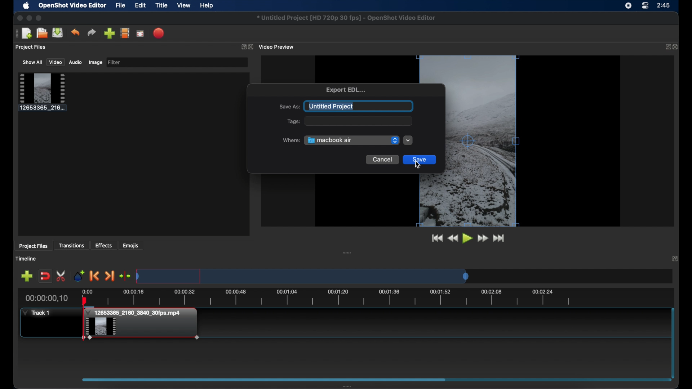  Describe the element at coordinates (408, 140) in the screenshot. I see `dropdown menu` at that location.